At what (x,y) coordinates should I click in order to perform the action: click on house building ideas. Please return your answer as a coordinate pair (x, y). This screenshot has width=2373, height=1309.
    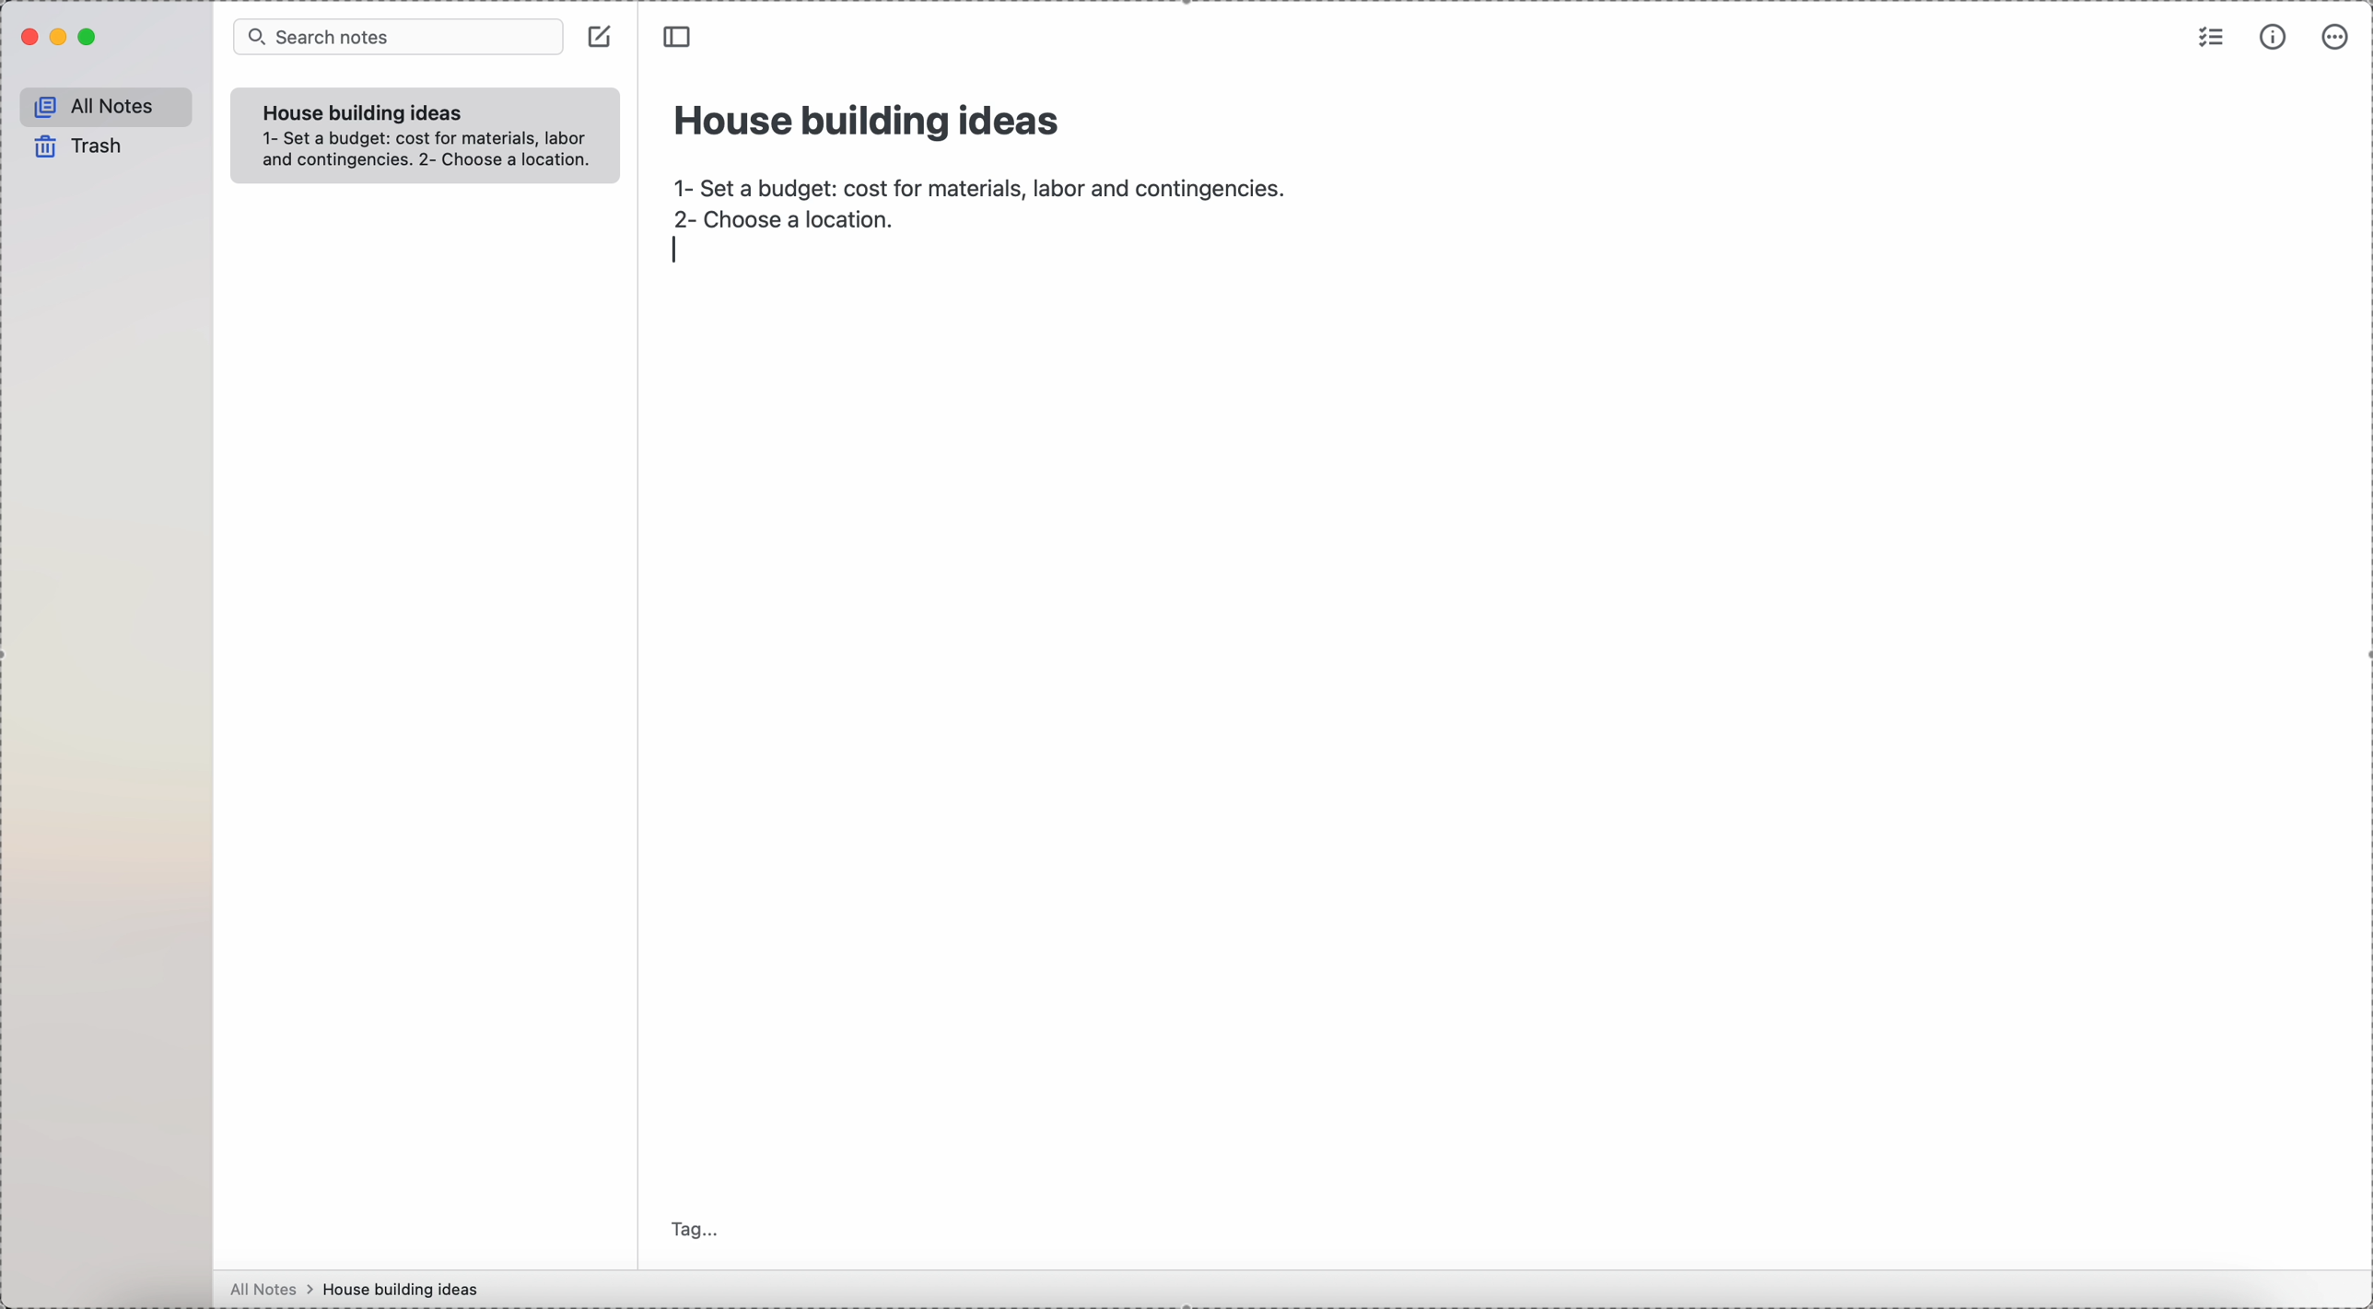
    Looking at the image, I should click on (870, 118).